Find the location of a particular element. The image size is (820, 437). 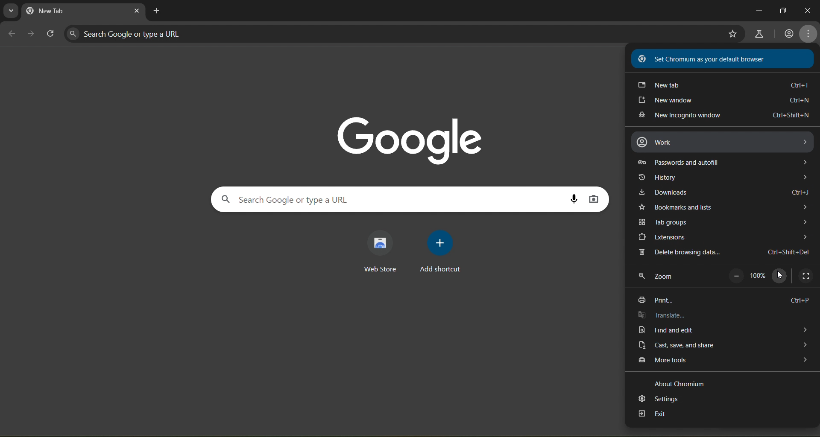

search labs is located at coordinates (759, 33).